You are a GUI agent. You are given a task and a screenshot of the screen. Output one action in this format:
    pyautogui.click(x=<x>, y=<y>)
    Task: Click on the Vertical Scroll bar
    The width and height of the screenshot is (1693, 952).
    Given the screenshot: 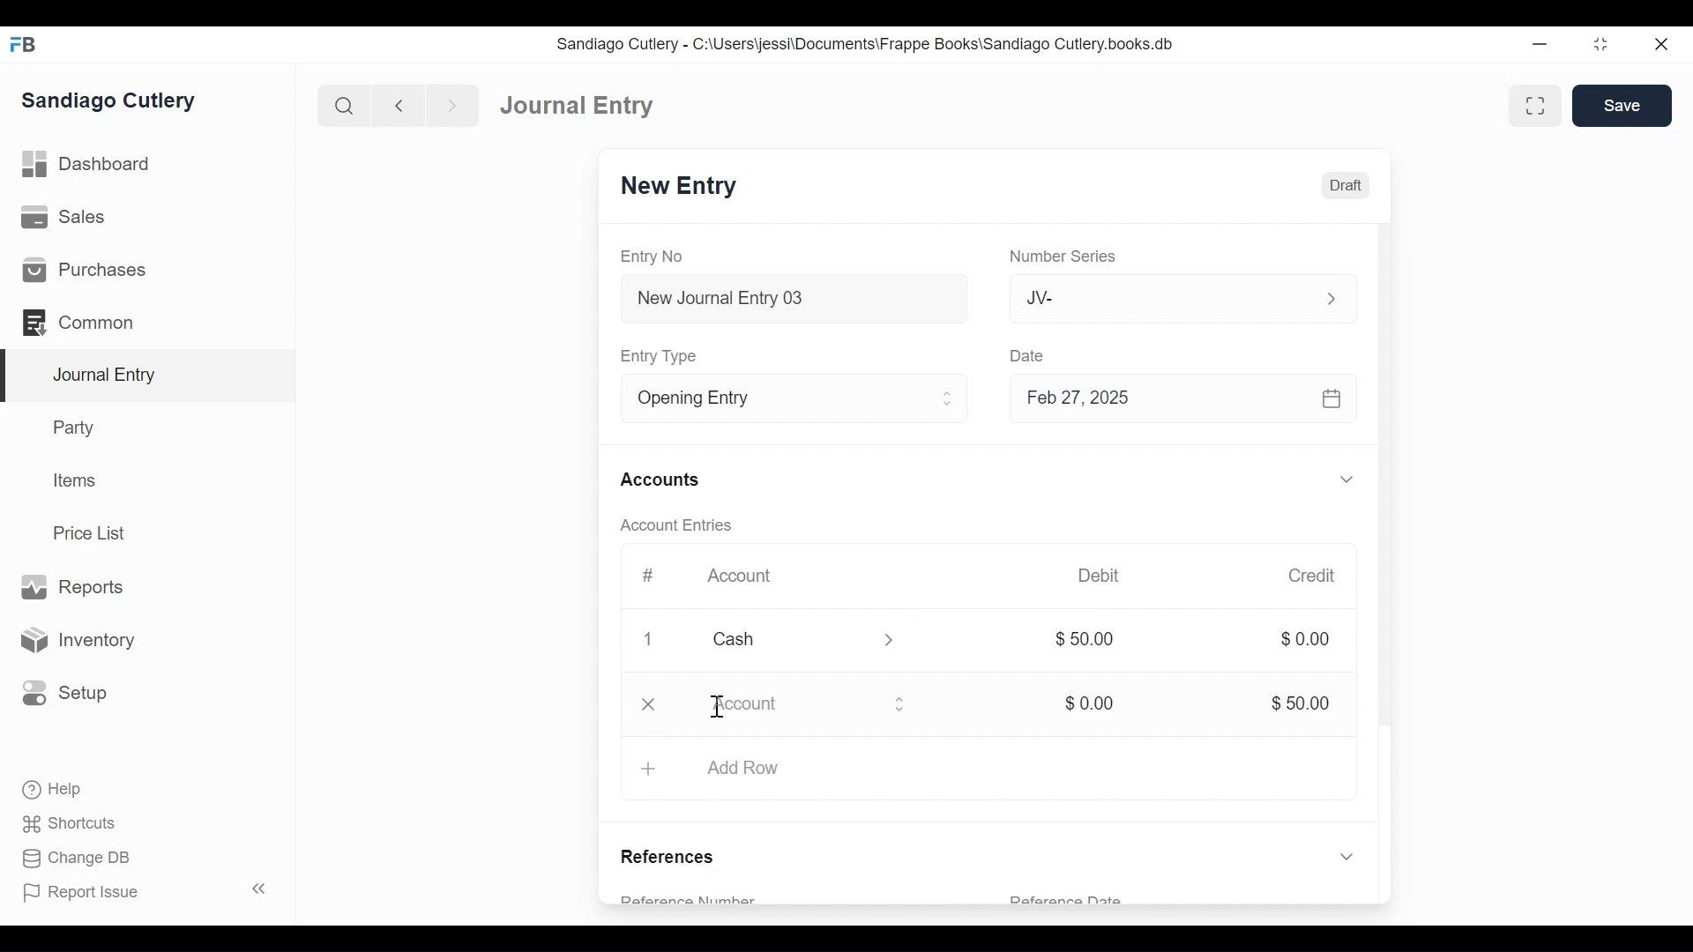 What is the action you would take?
    pyautogui.click(x=1387, y=510)
    